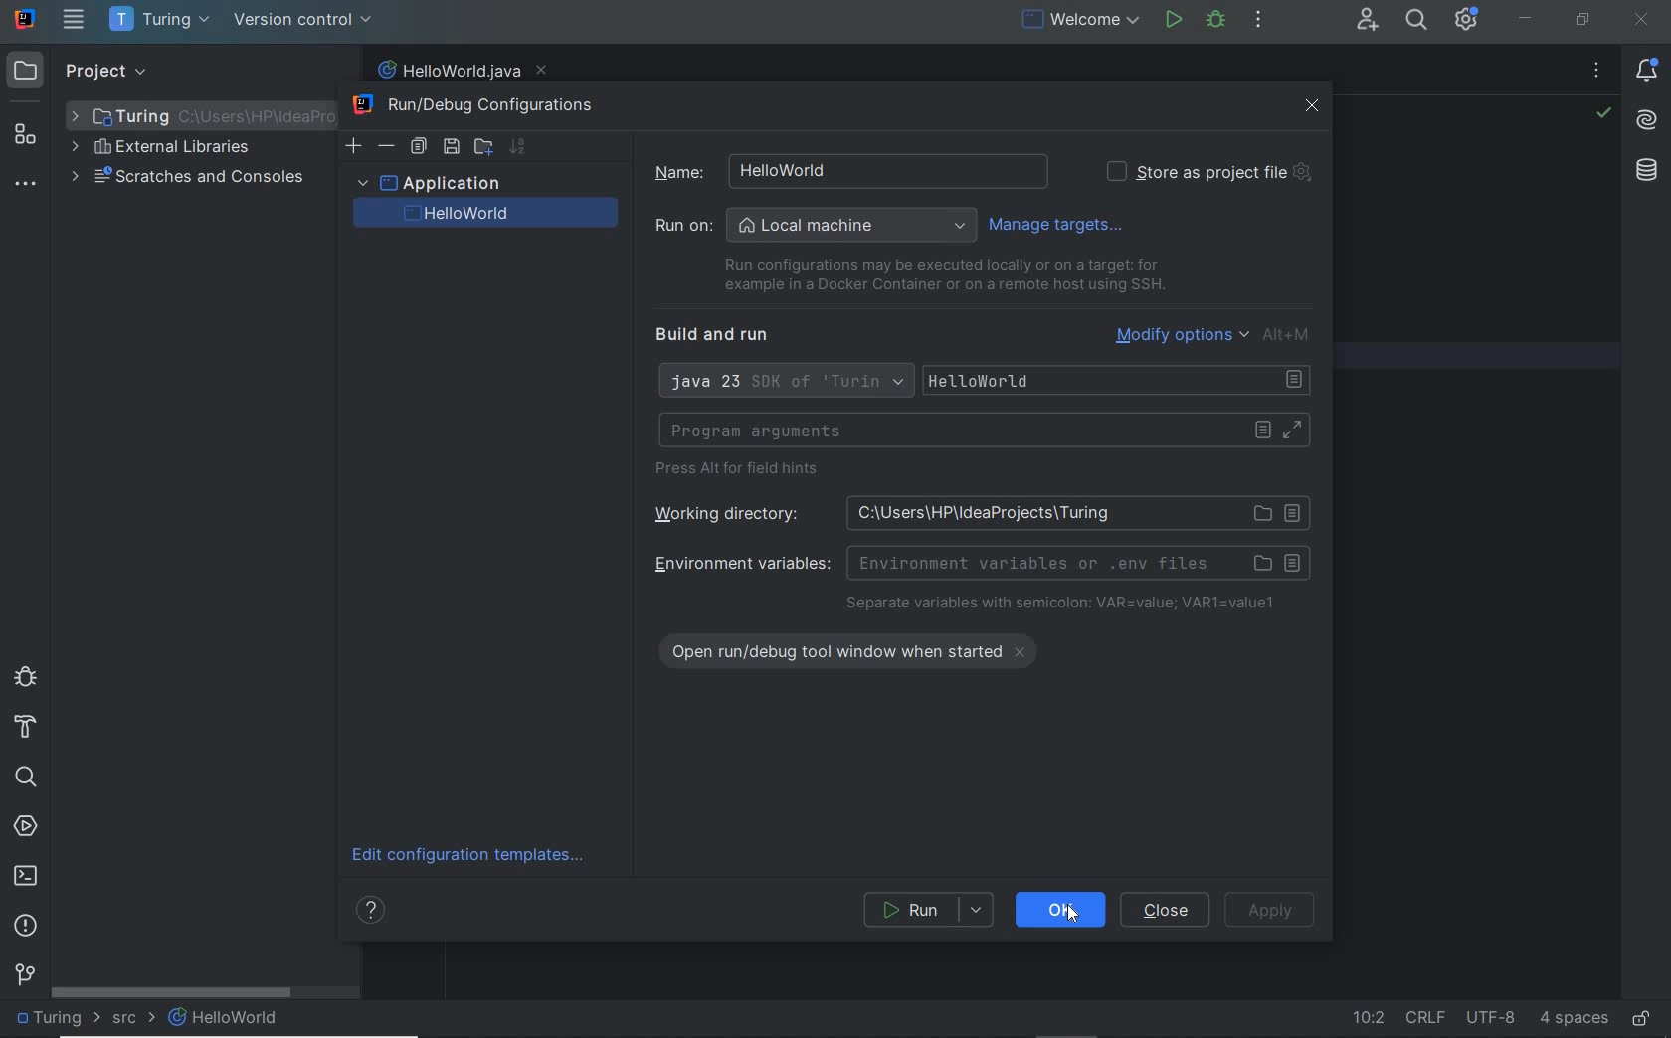 Image resolution: width=1671 pixels, height=1038 pixels. I want to click on external libraries, so click(160, 149).